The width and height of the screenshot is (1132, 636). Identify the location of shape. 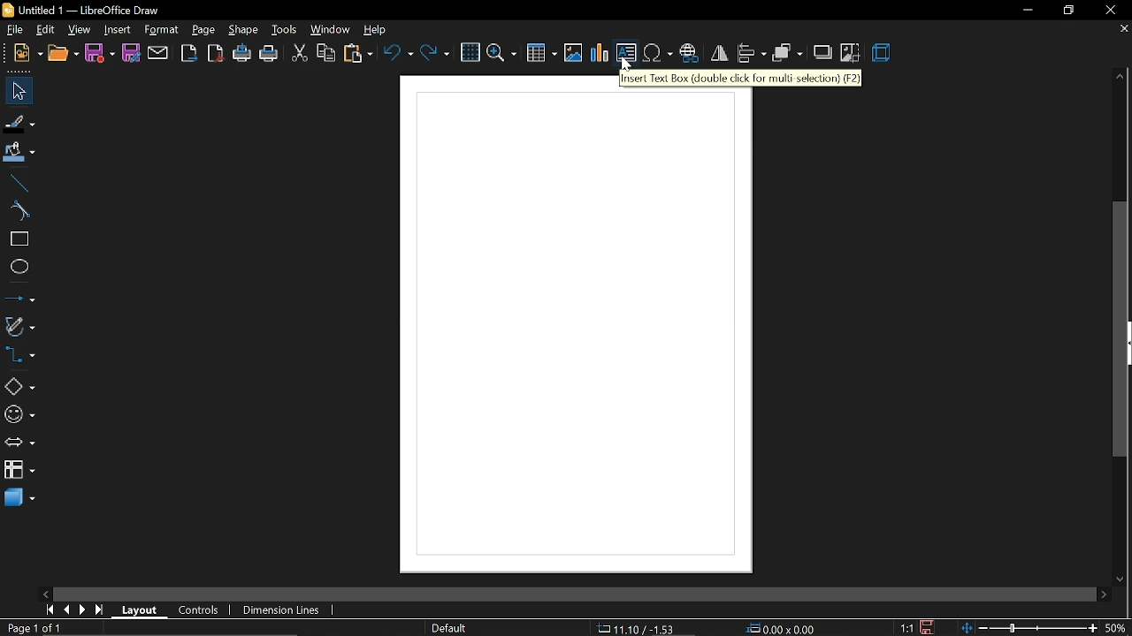
(245, 31).